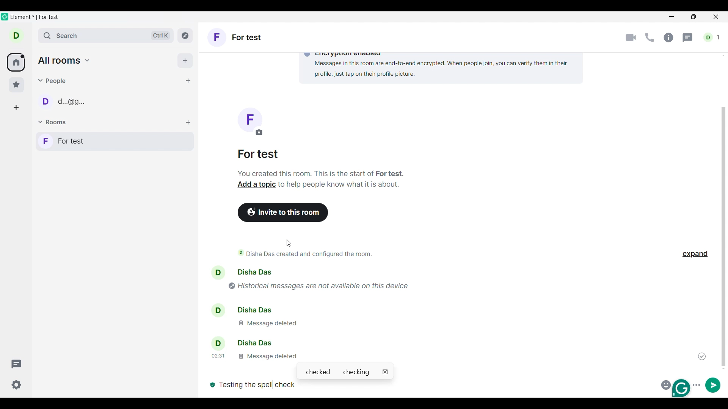 The image size is (728, 409). Describe the element at coordinates (385, 372) in the screenshot. I see `close` at that location.